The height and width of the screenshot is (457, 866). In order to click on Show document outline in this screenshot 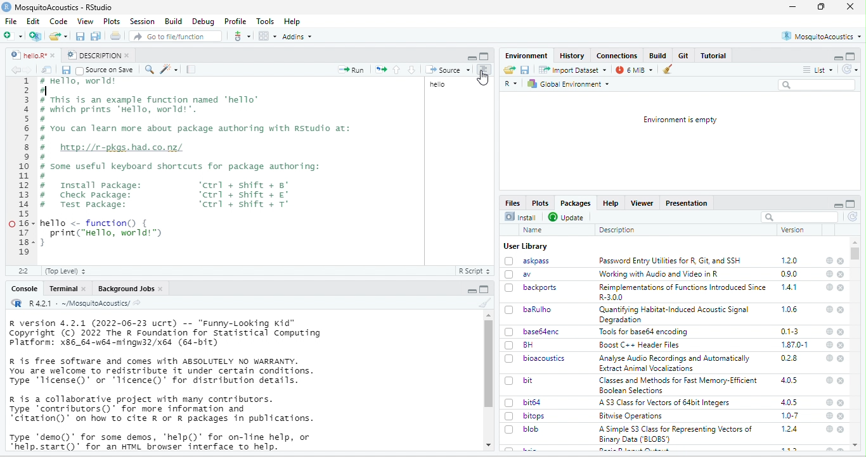, I will do `click(486, 70)`.